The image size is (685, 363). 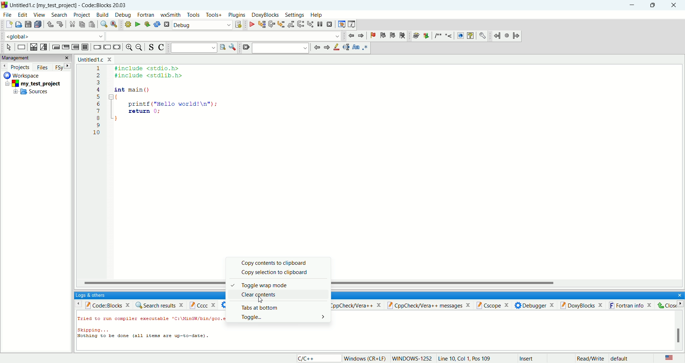 I want to click on text search, so click(x=194, y=47).